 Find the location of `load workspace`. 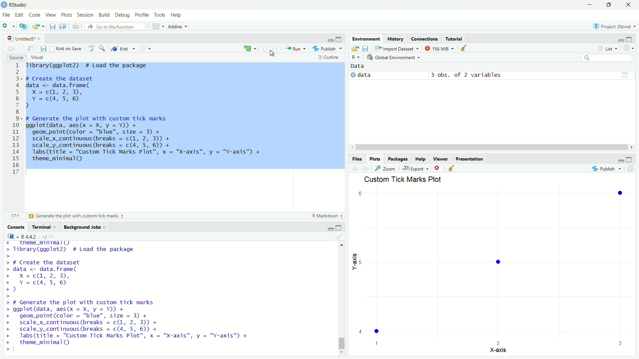

load workspace is located at coordinates (354, 49).